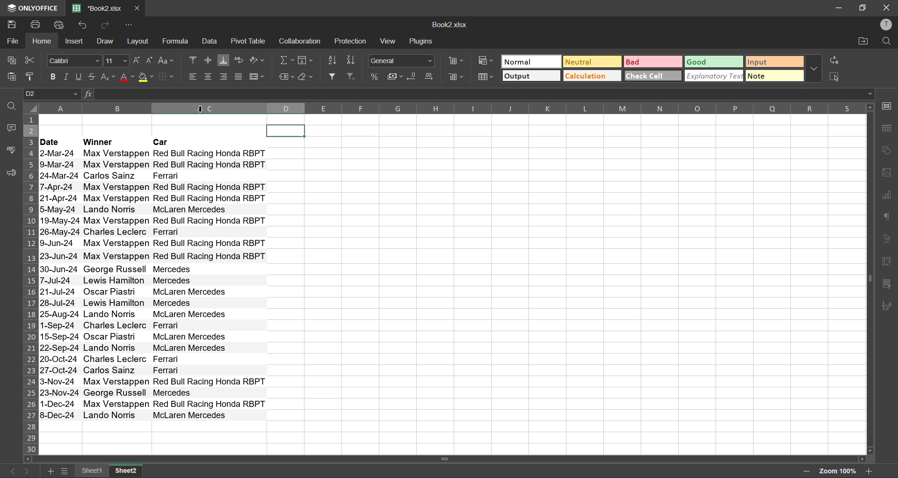  I want to click on home, so click(43, 42).